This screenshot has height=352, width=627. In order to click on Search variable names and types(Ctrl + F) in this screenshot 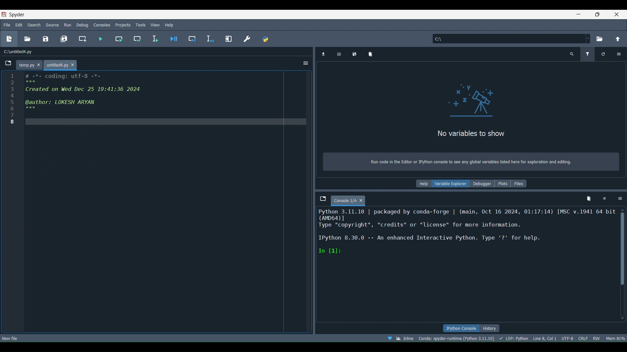, I will do `click(571, 55)`.